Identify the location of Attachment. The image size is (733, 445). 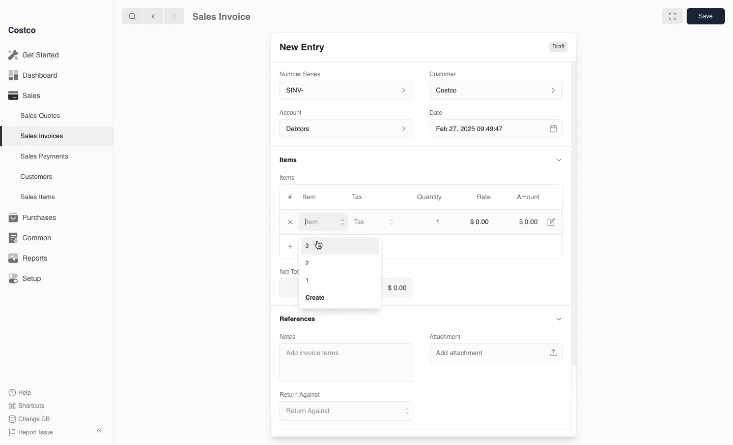
(448, 338).